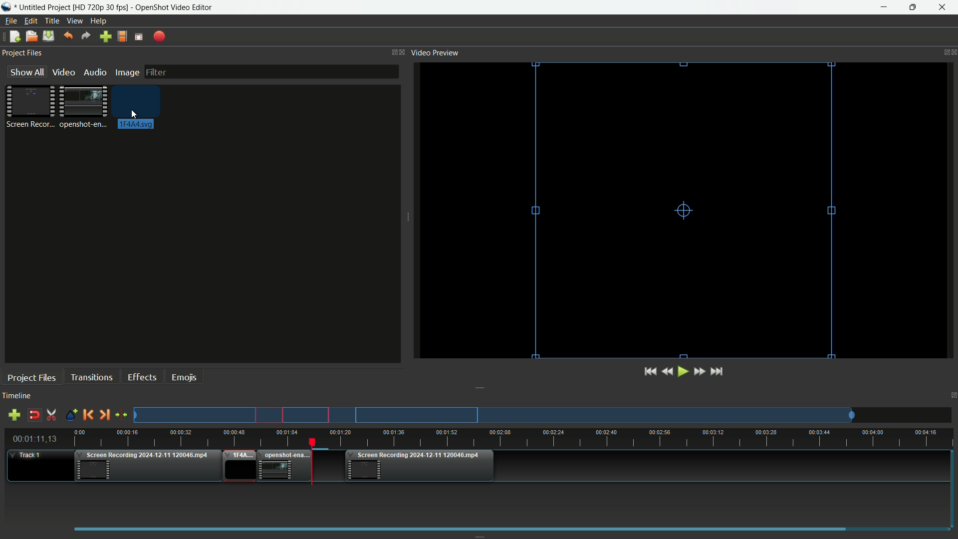 The height and width of the screenshot is (539, 958). Describe the element at coordinates (44, 7) in the screenshot. I see `Project name` at that location.